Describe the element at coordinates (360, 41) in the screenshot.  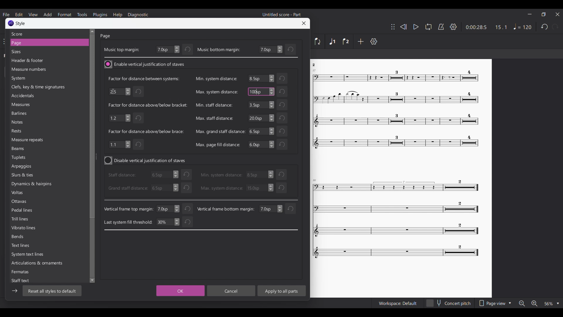
I see `Add` at that location.